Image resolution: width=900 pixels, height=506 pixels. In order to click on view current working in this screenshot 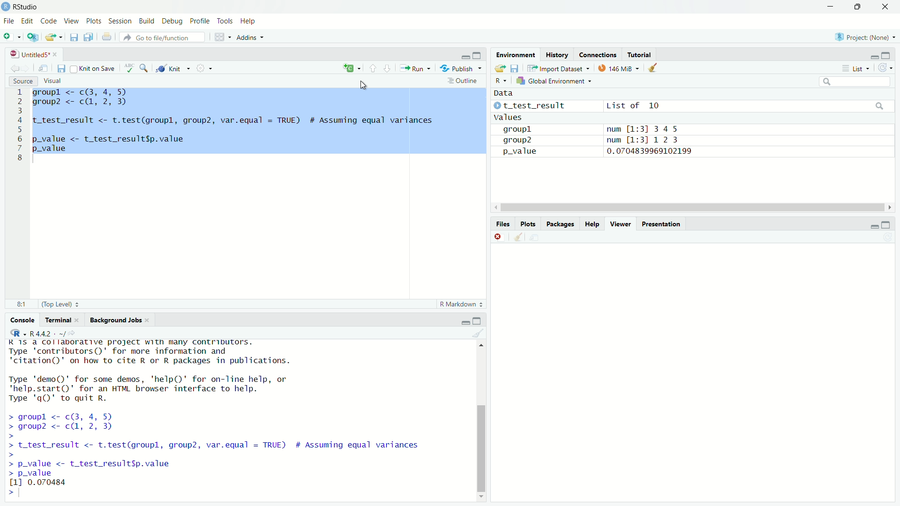, I will do `click(74, 333)`.